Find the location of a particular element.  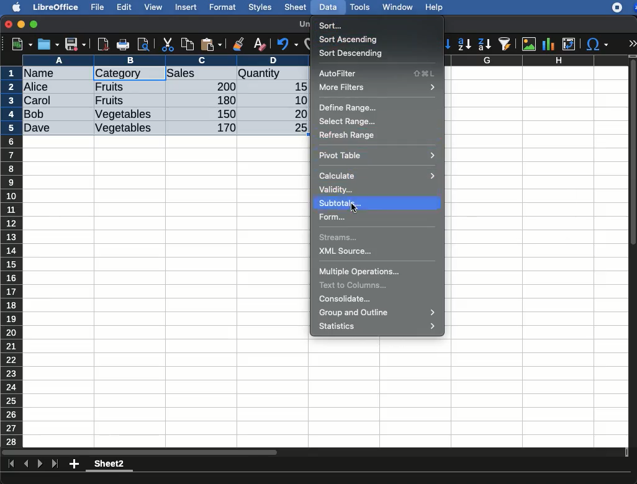

form is located at coordinates (333, 217).